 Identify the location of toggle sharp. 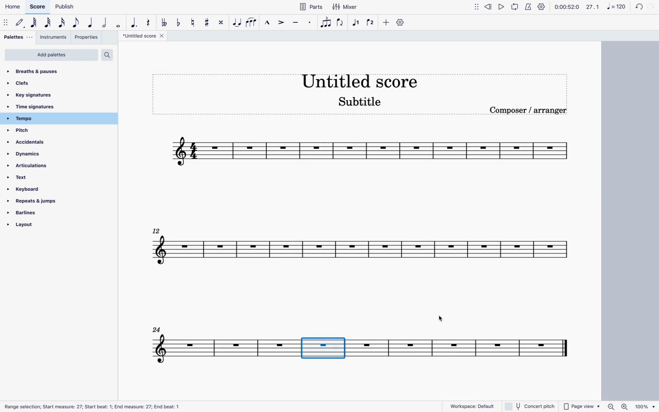
(207, 24).